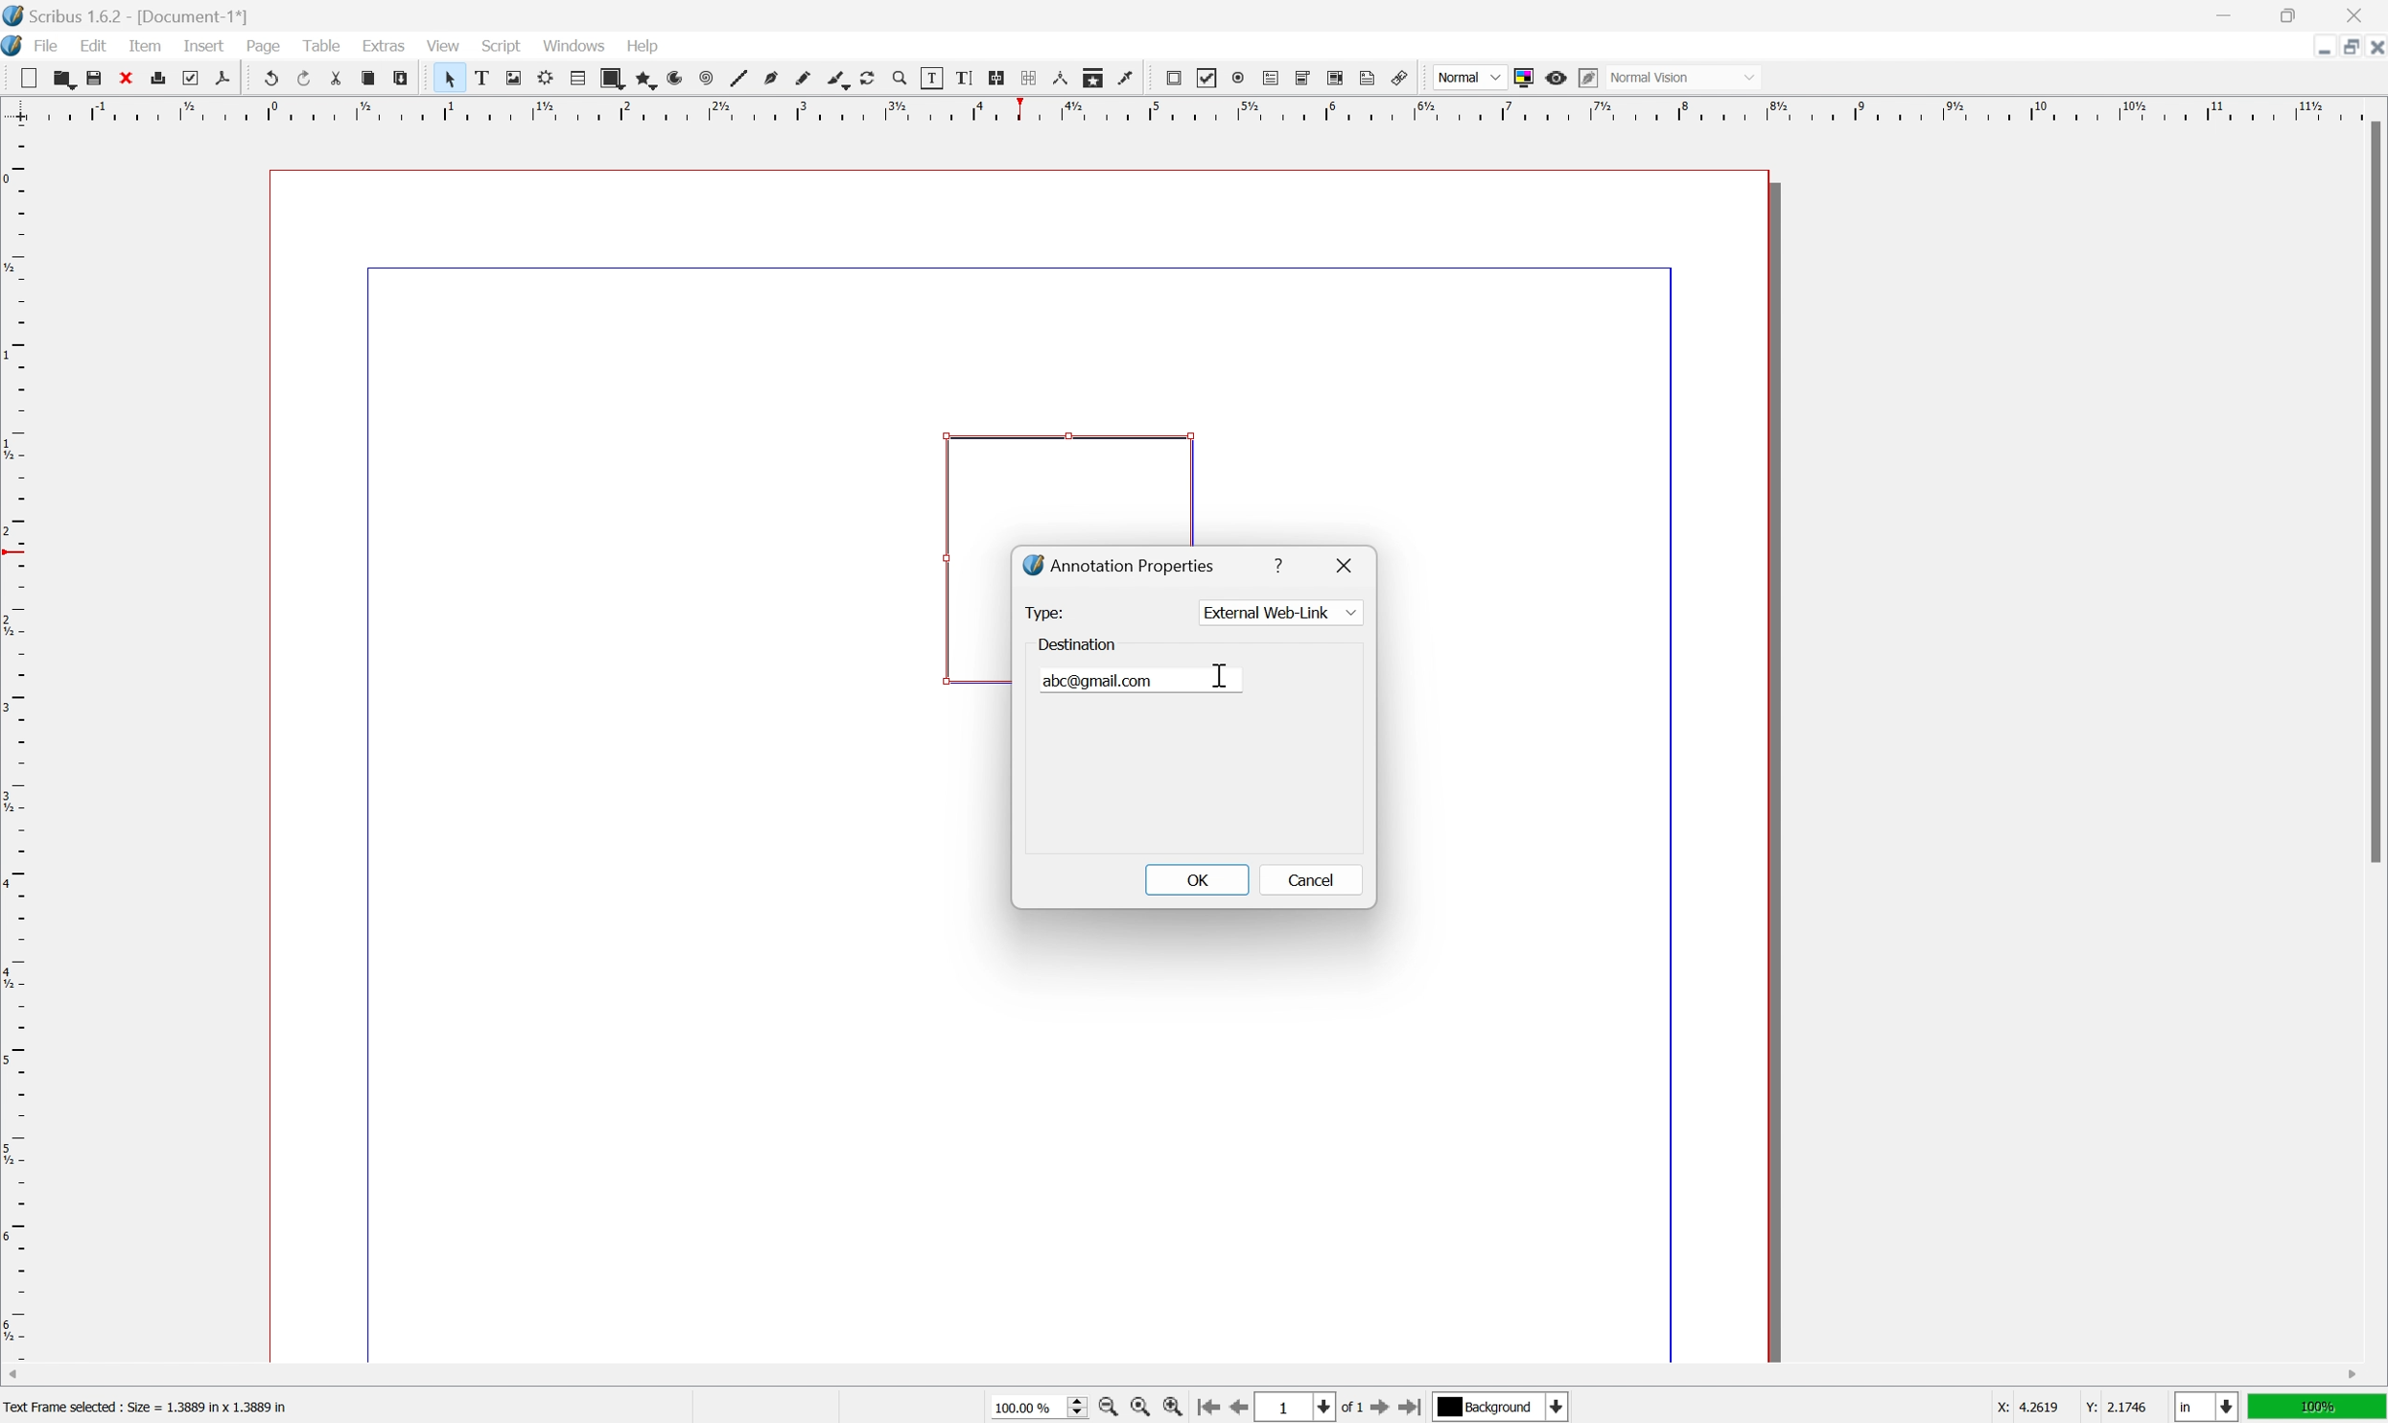  What do you see at coordinates (2373, 51) in the screenshot?
I see `close` at bounding box center [2373, 51].